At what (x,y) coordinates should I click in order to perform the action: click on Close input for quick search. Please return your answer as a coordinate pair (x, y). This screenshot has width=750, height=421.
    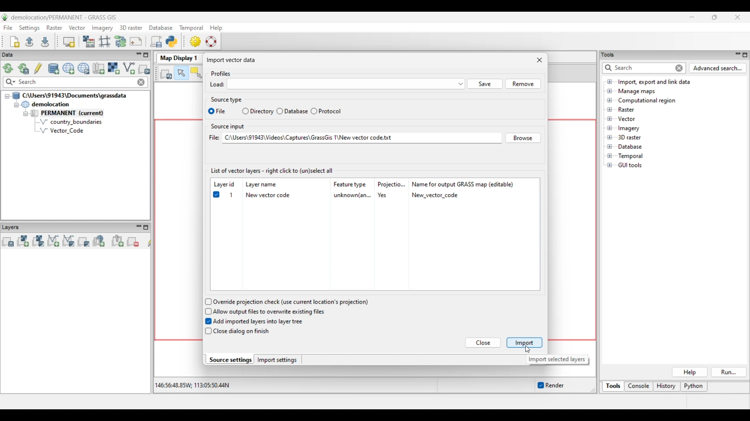
    Looking at the image, I should click on (680, 68).